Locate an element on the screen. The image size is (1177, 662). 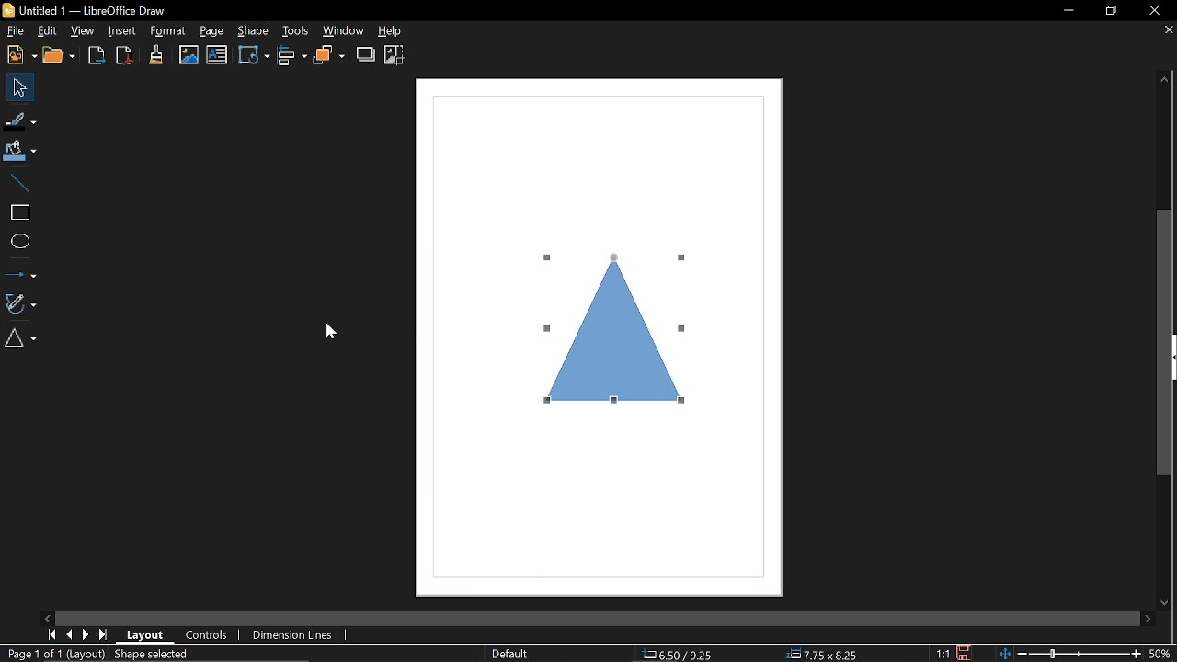
Format is located at coordinates (167, 31).